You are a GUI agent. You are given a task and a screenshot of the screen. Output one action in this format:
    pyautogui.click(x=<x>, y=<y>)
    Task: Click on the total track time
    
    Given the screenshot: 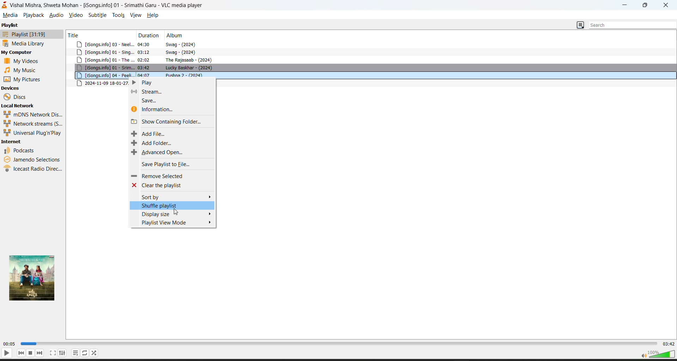 What is the action you would take?
    pyautogui.click(x=670, y=344)
    